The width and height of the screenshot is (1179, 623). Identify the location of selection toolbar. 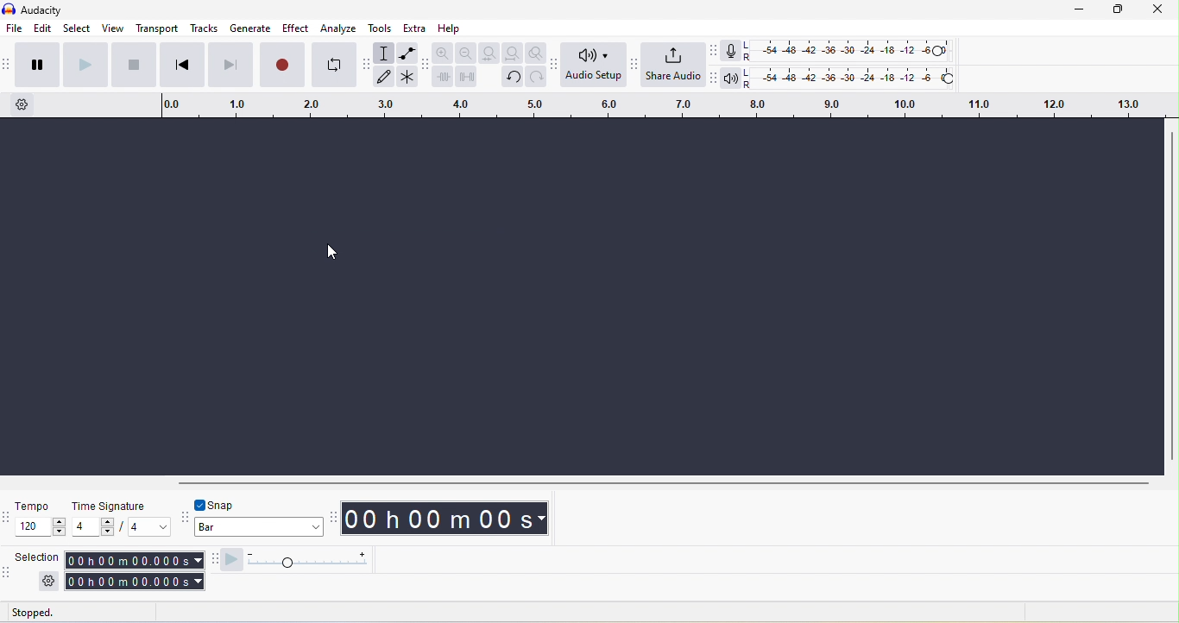
(7, 576).